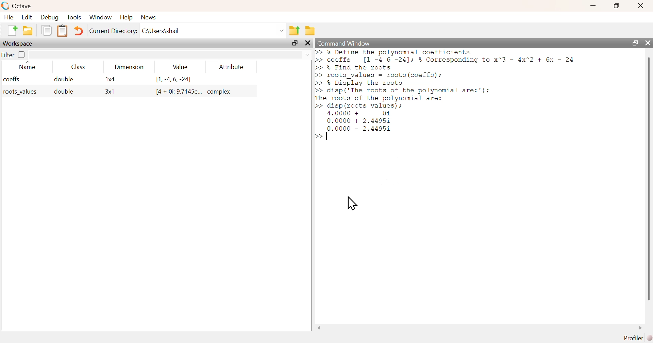 The width and height of the screenshot is (653, 343). I want to click on minimize, so click(593, 6).